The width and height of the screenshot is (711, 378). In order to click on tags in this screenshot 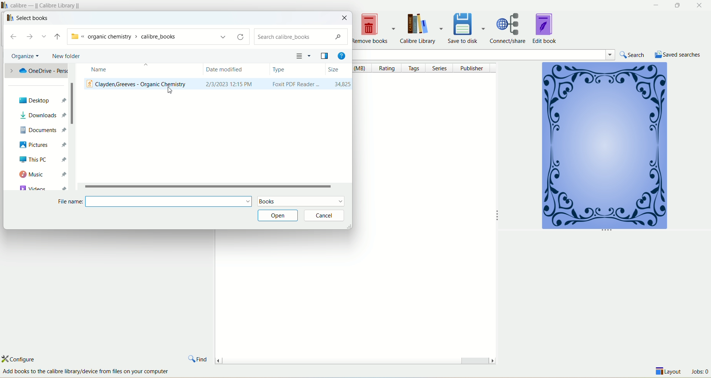, I will do `click(415, 68)`.